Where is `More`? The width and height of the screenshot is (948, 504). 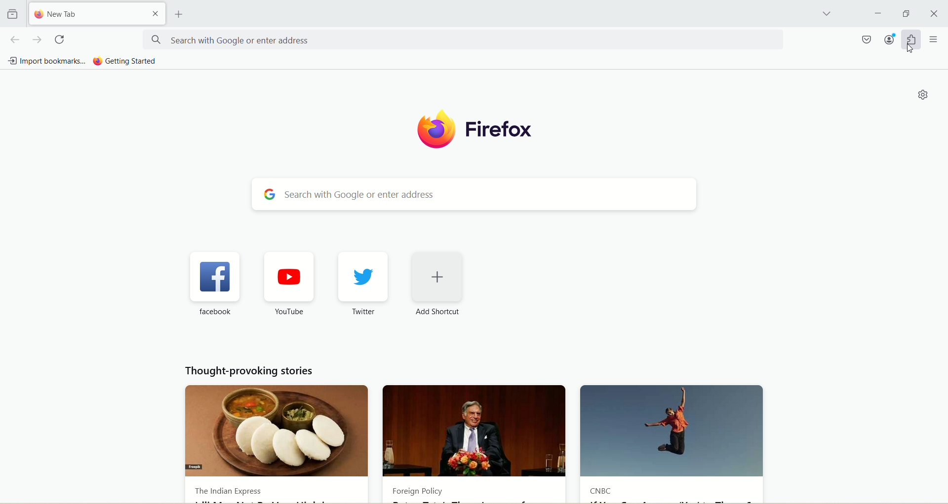 More is located at coordinates (934, 39).